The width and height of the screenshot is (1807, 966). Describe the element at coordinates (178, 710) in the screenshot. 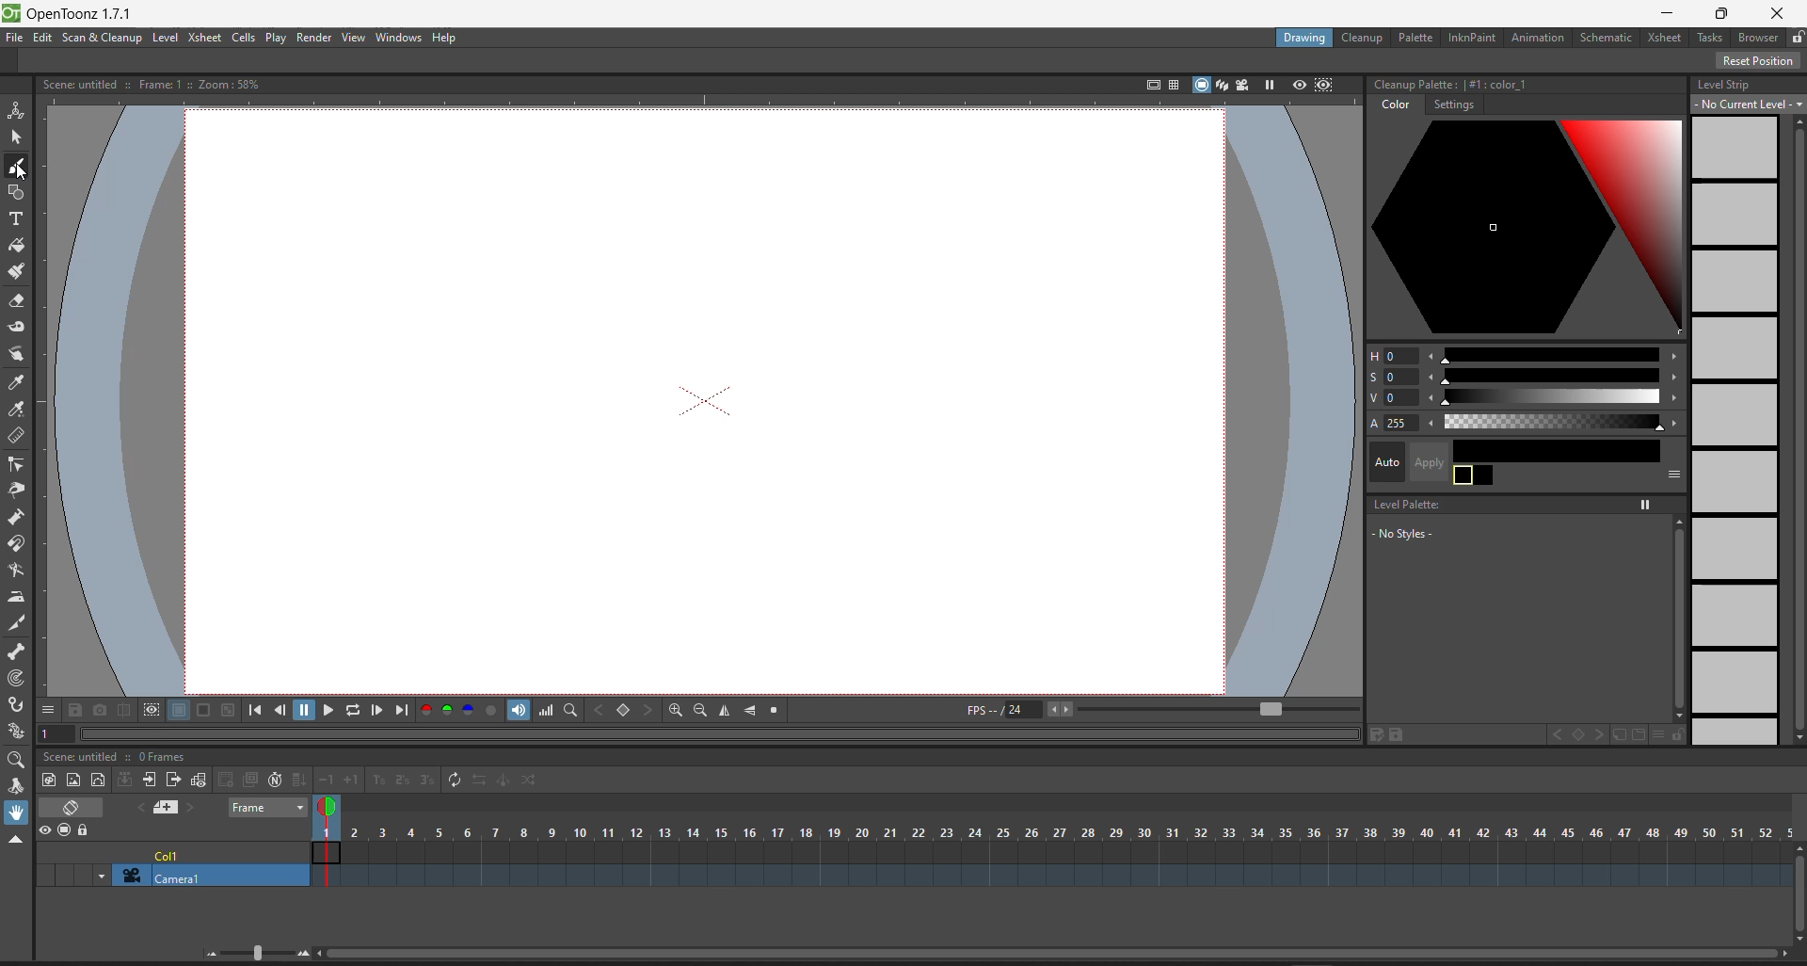

I see `white background` at that location.